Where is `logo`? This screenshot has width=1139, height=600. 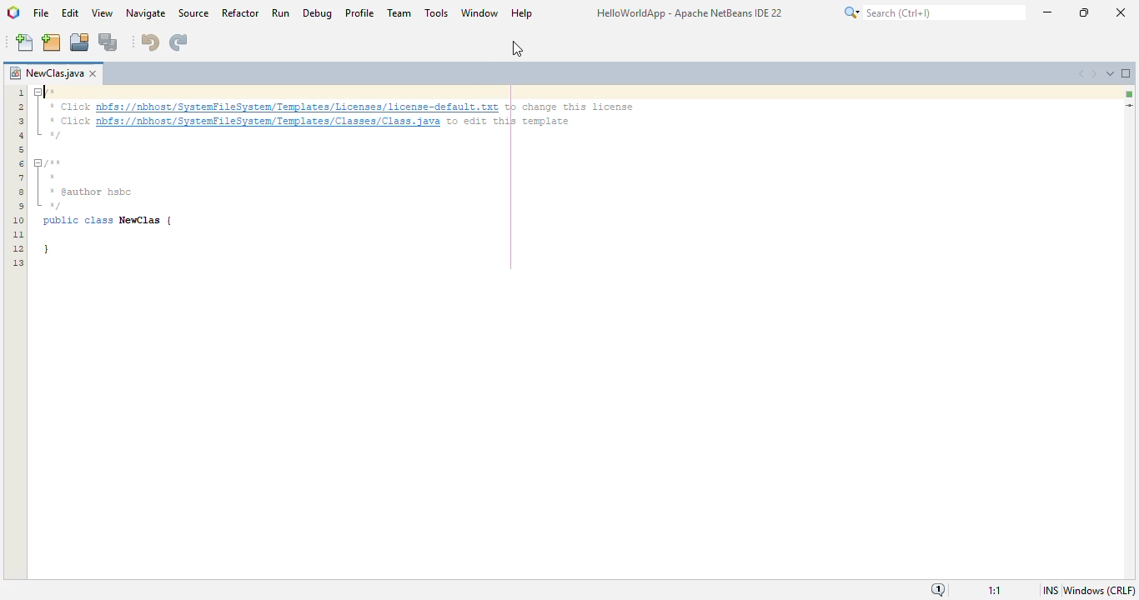
logo is located at coordinates (13, 12).